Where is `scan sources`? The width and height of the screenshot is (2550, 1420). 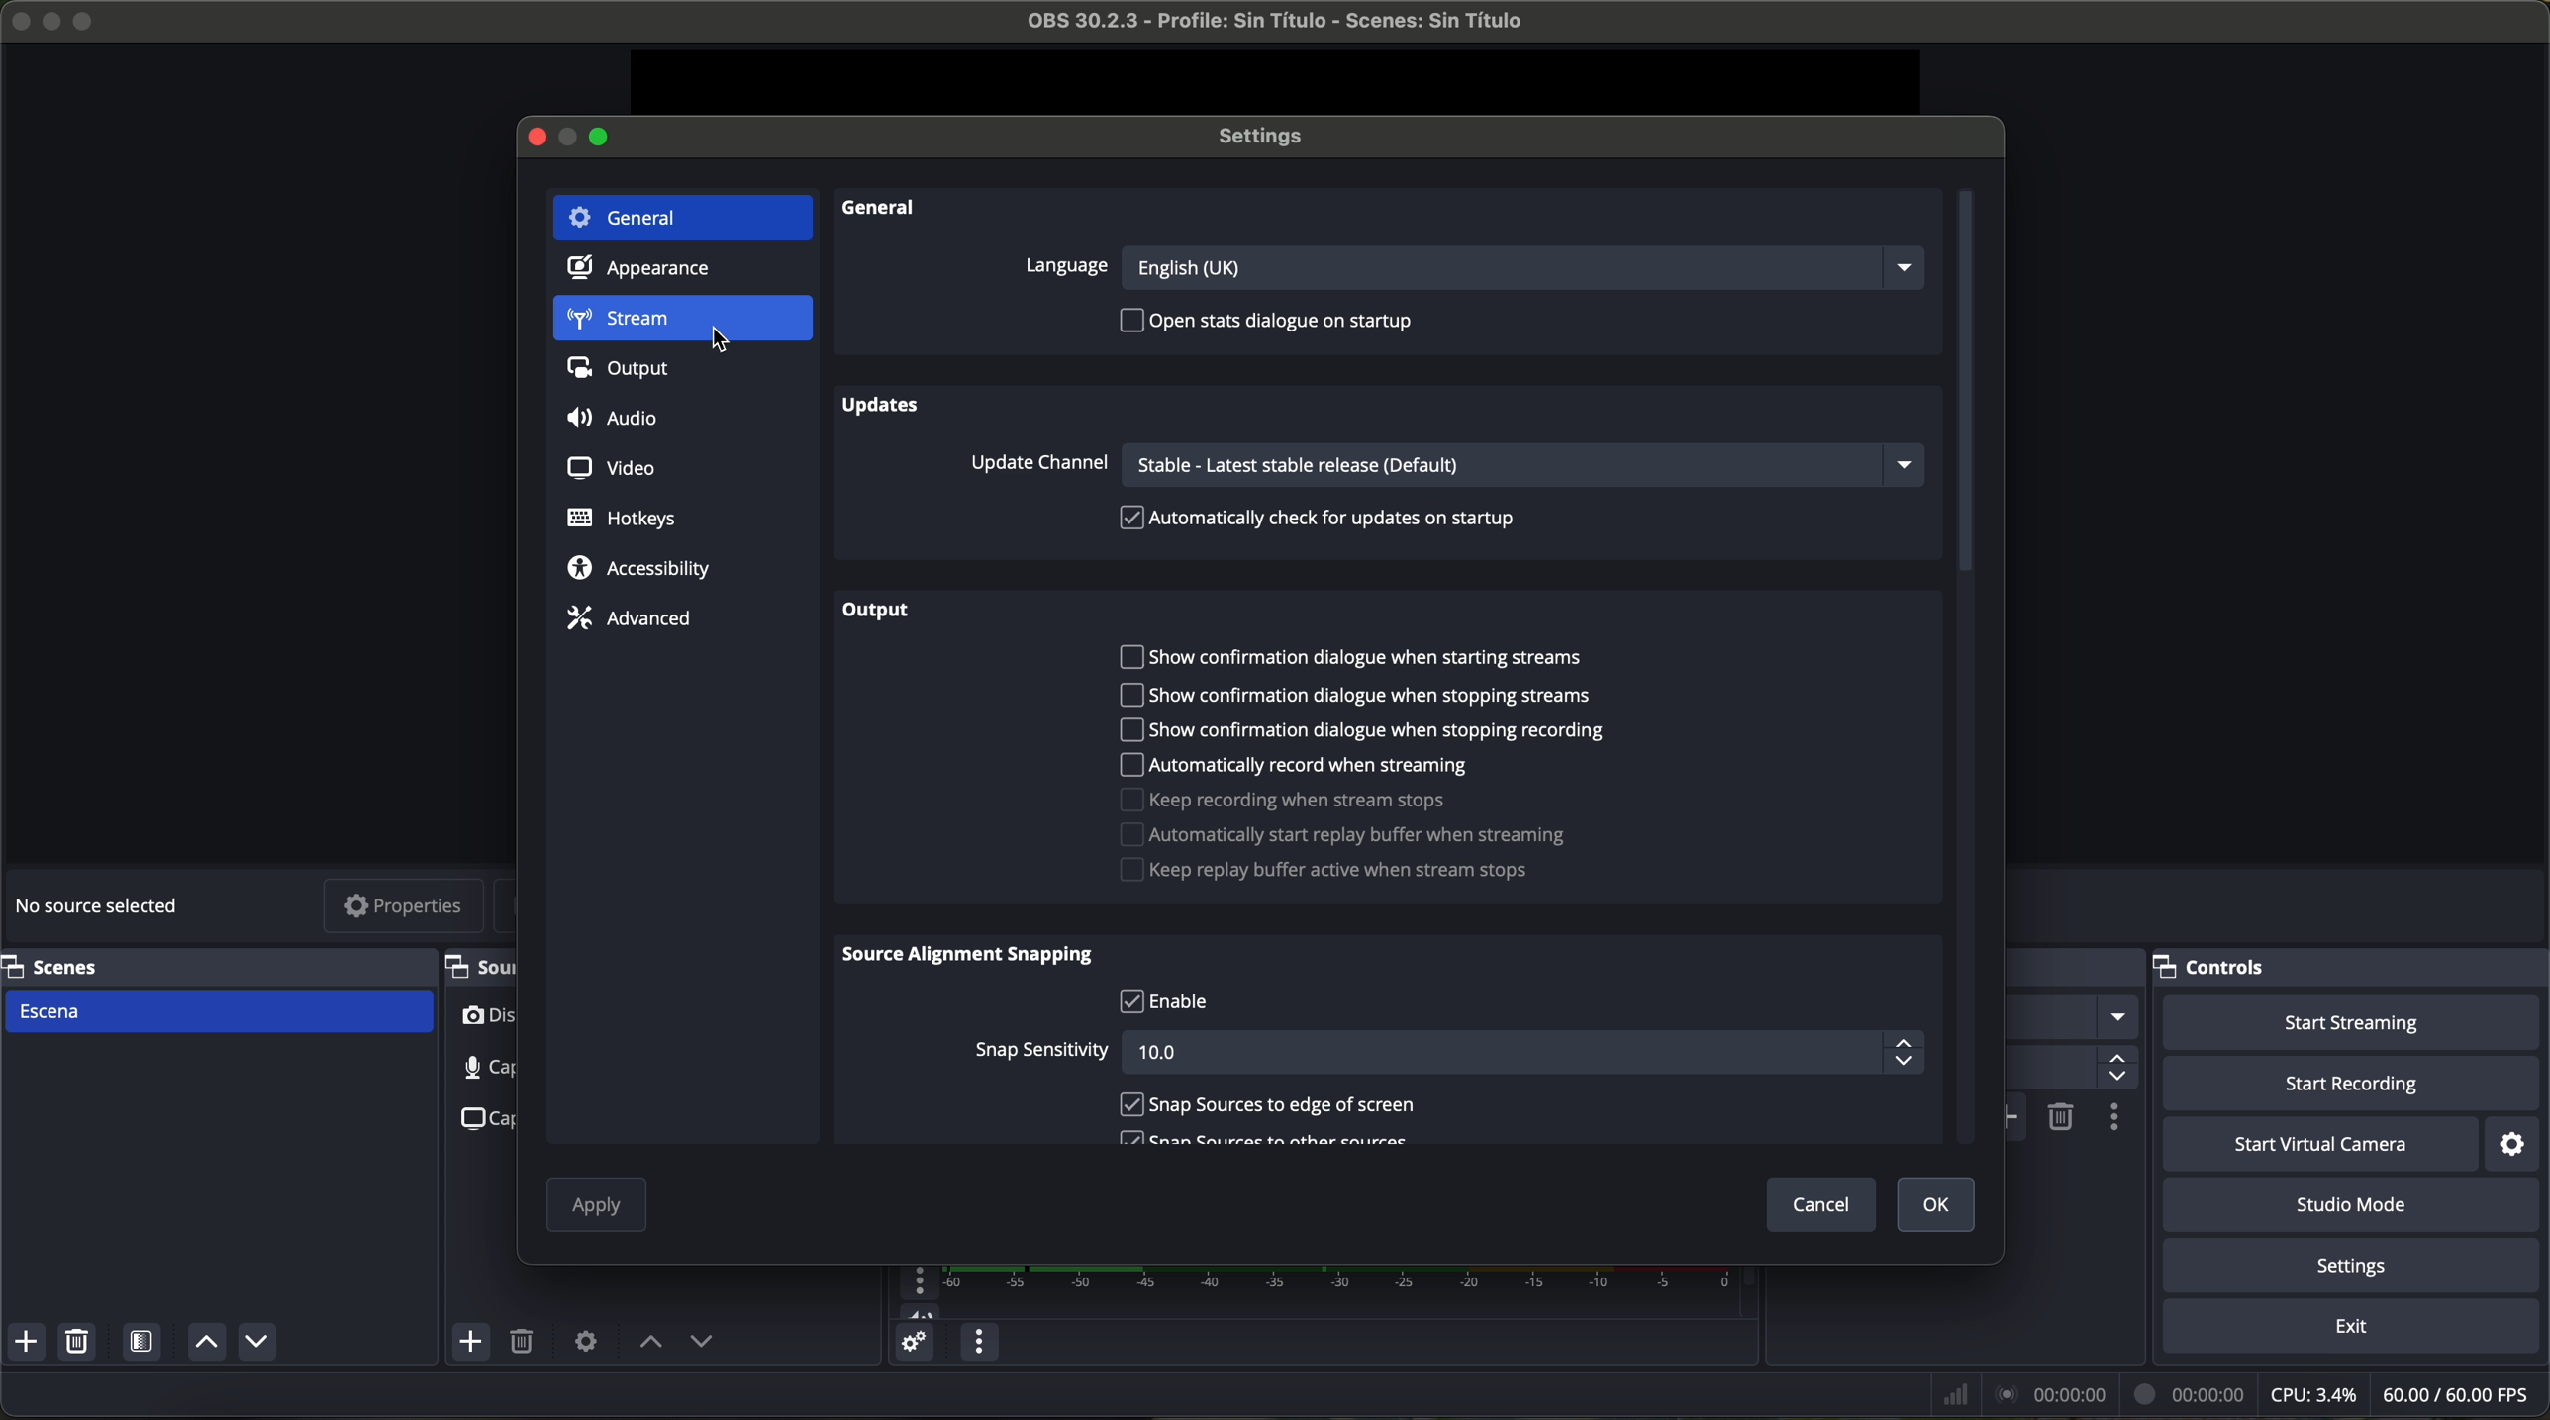
scan sources is located at coordinates (1275, 1138).